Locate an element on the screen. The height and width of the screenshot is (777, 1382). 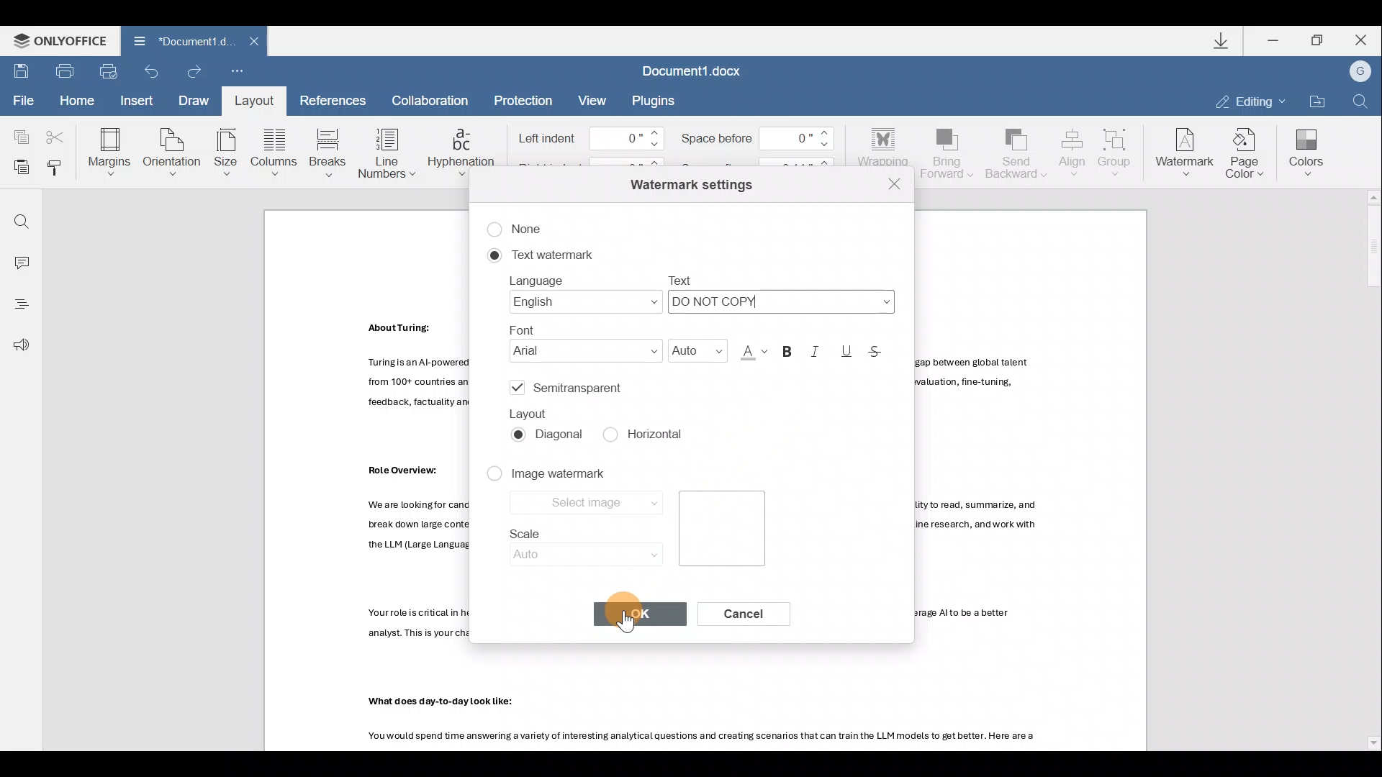
Cut is located at coordinates (55, 135).